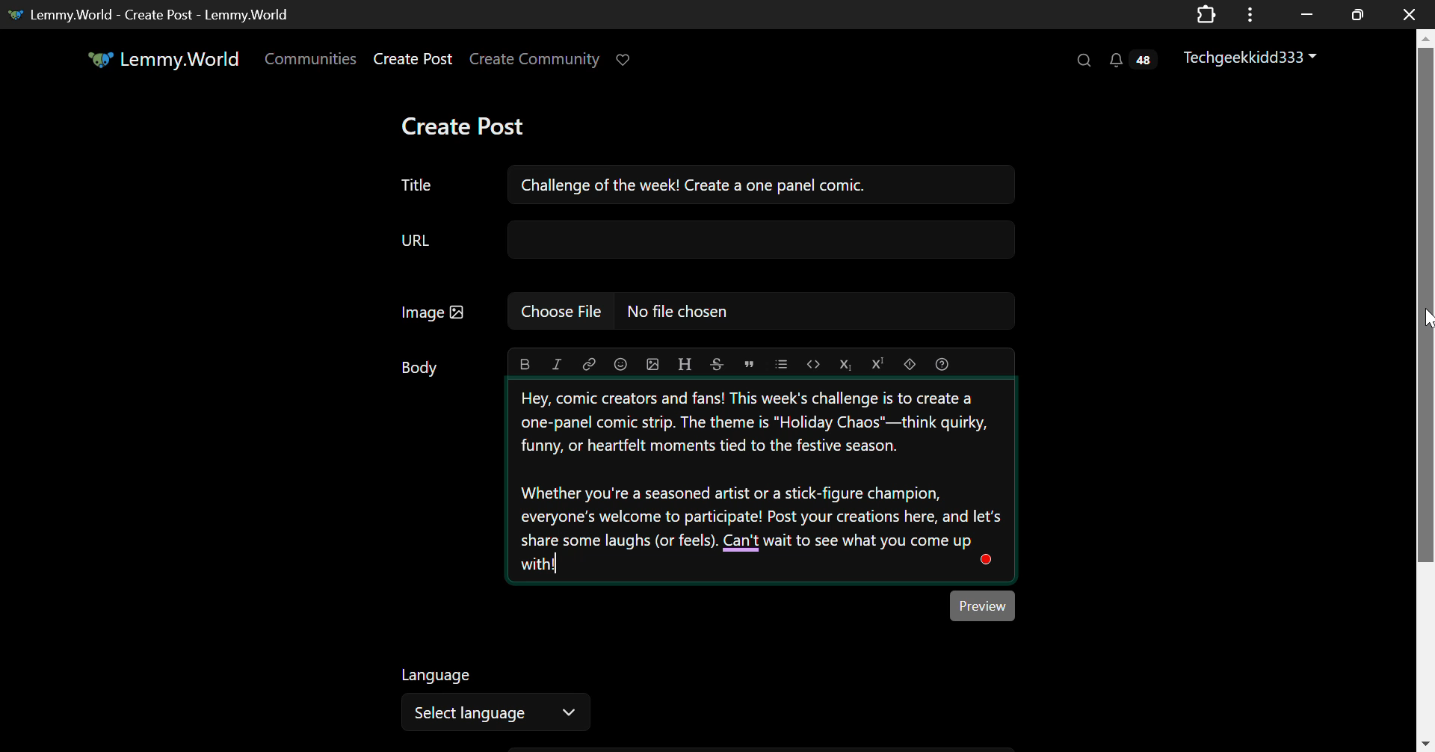 The height and width of the screenshot is (752, 1435). I want to click on Language, so click(436, 675).